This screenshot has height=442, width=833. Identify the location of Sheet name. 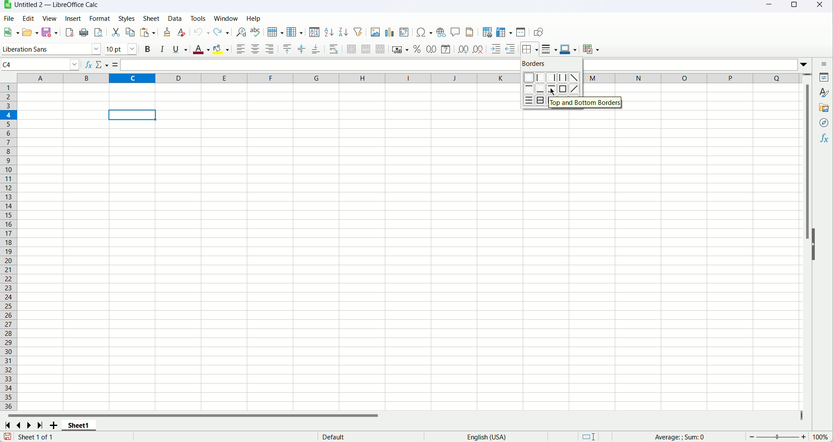
(79, 426).